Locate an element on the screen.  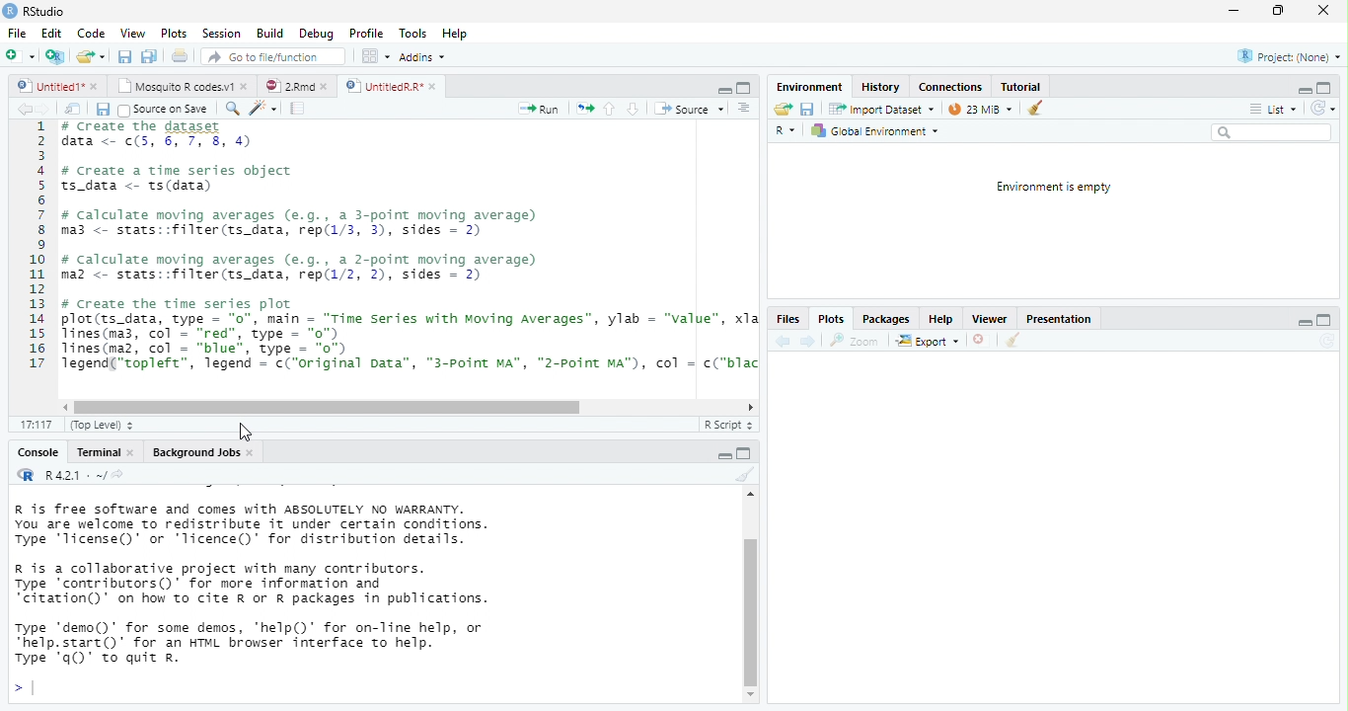
scrollbar up is located at coordinates (748, 497).